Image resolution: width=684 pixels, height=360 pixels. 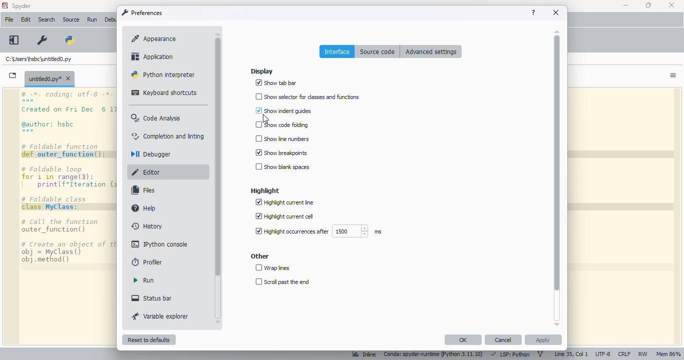 I want to click on wrap lines, so click(x=273, y=268).